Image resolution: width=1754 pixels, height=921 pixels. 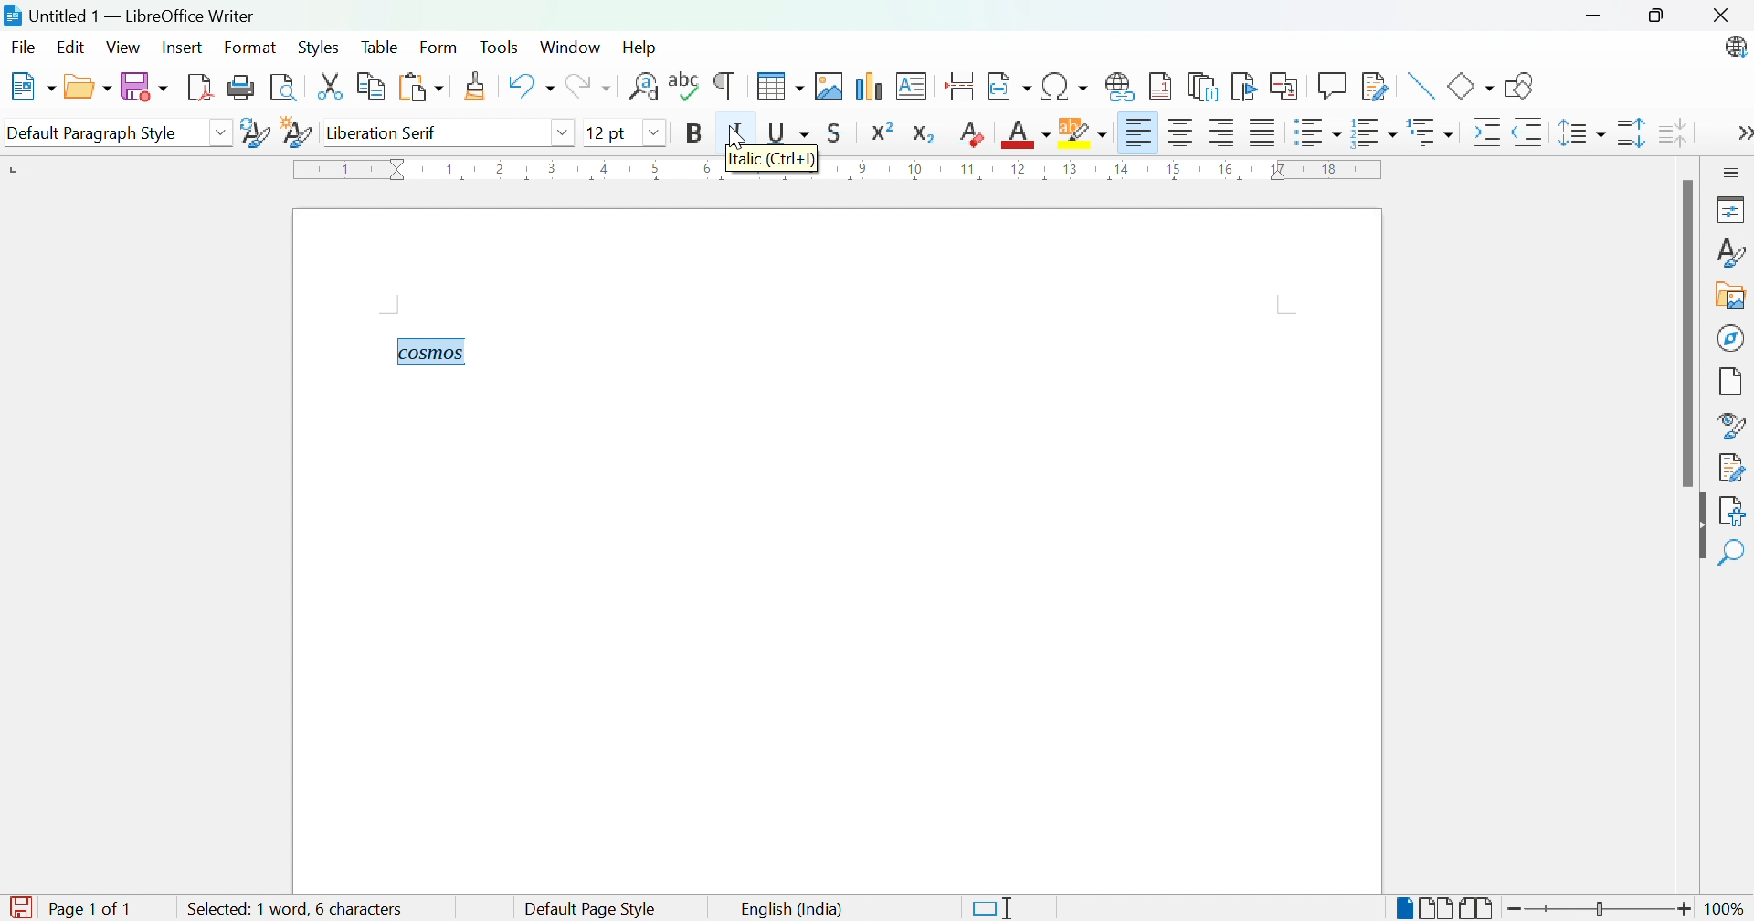 What do you see at coordinates (1401, 910) in the screenshot?
I see `Single-page view` at bounding box center [1401, 910].